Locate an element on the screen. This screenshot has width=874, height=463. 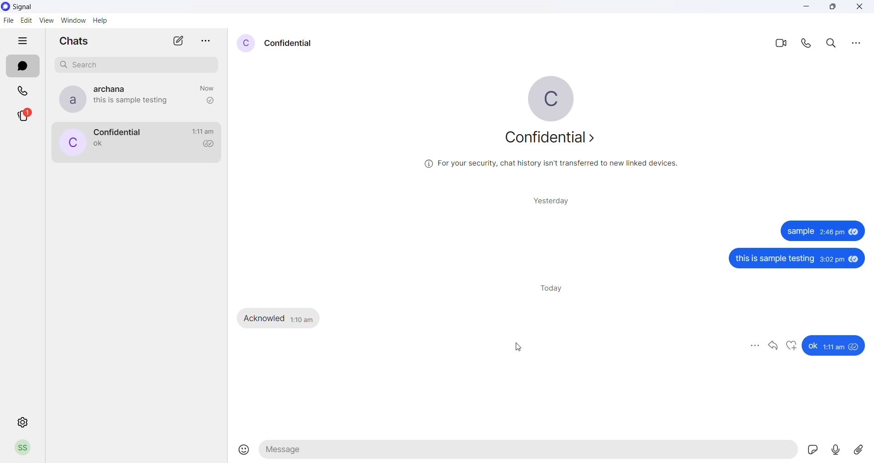
maximize is located at coordinates (833, 8).